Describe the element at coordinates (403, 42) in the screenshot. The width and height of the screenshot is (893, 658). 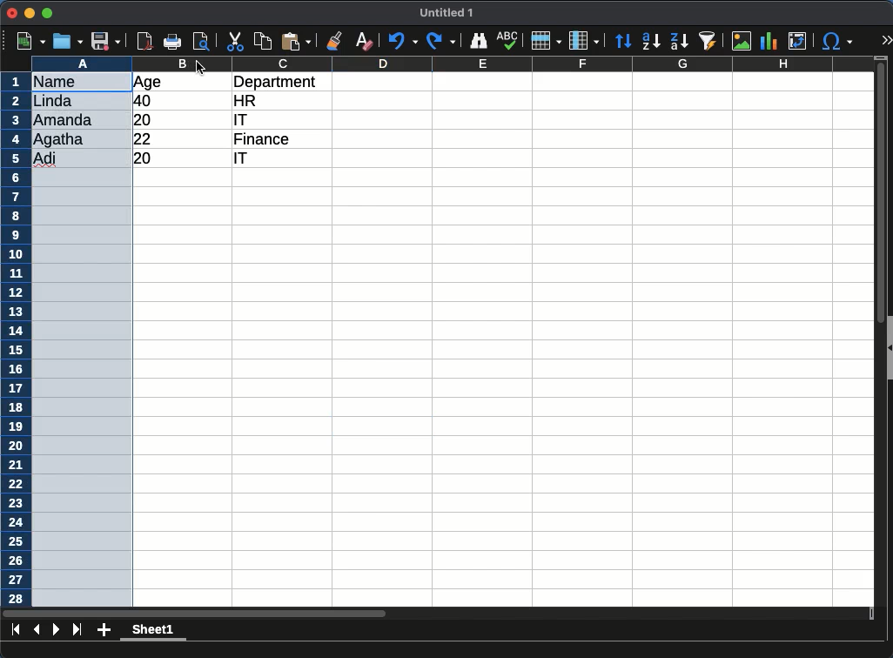
I see `undo` at that location.